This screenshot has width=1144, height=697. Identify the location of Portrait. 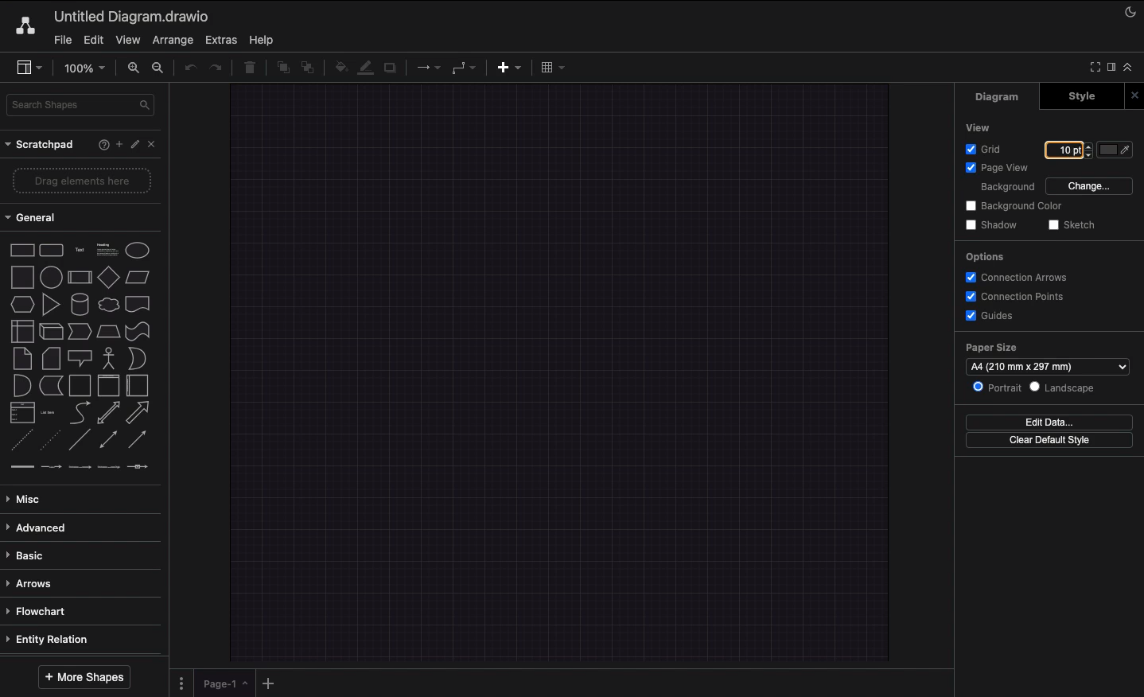
(998, 388).